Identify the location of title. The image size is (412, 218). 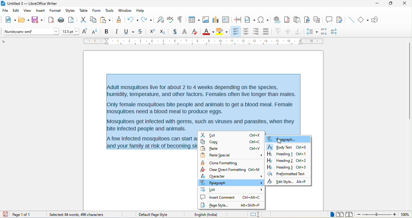
(29, 4).